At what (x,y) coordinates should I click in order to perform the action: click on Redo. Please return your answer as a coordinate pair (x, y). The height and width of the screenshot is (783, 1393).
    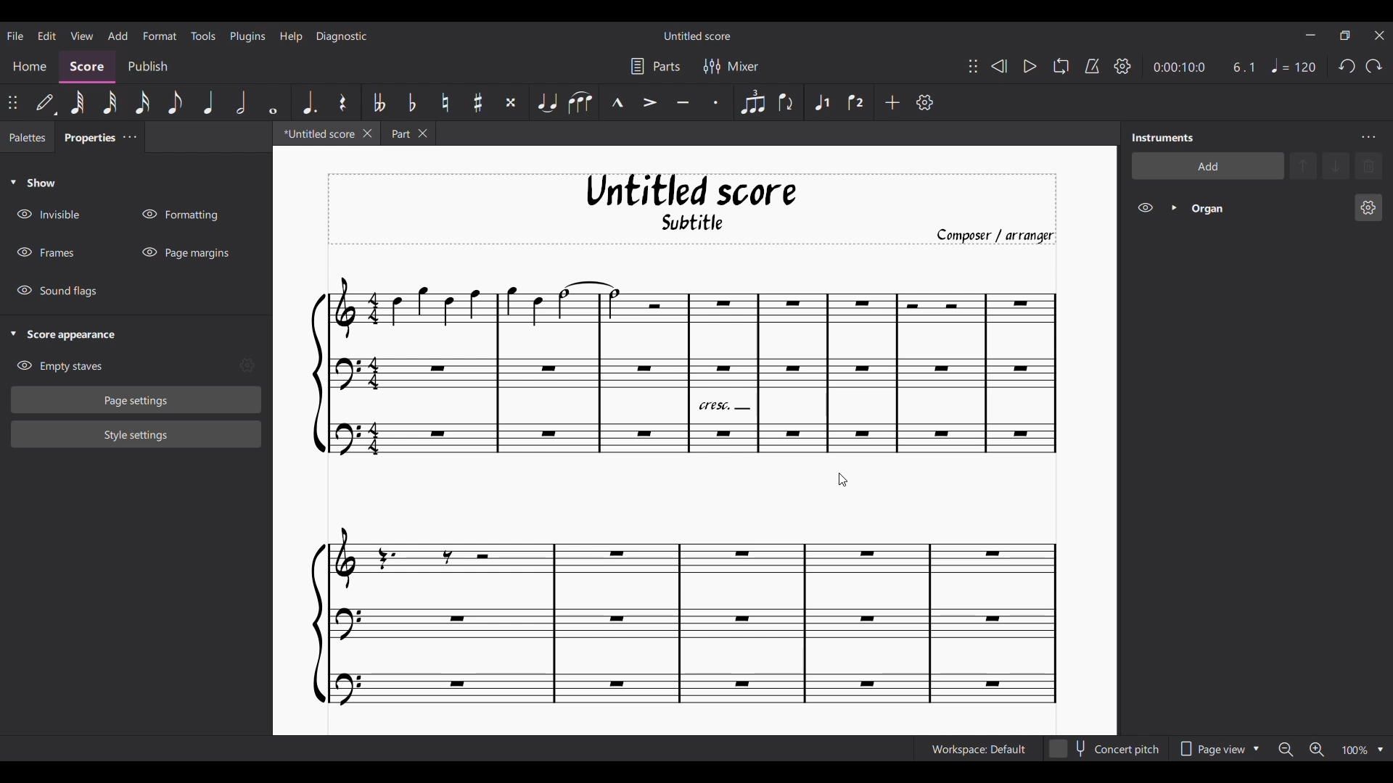
    Looking at the image, I should click on (1373, 65).